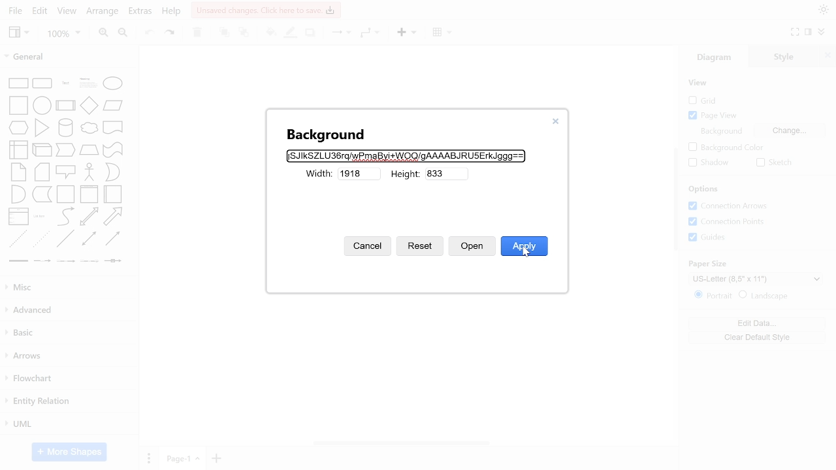 This screenshot has width=836, height=470. I want to click on advanced, so click(68, 309).